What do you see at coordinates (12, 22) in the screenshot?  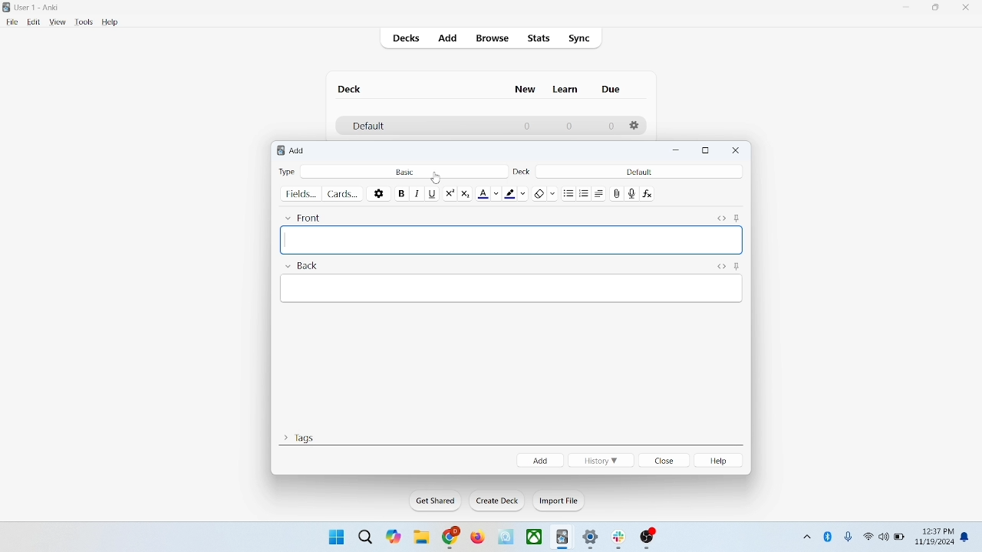 I see `file` at bounding box center [12, 22].